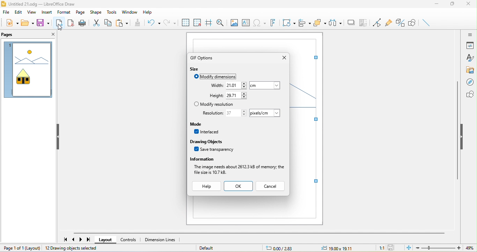 The width and height of the screenshot is (477, 252). I want to click on close, so click(51, 36).